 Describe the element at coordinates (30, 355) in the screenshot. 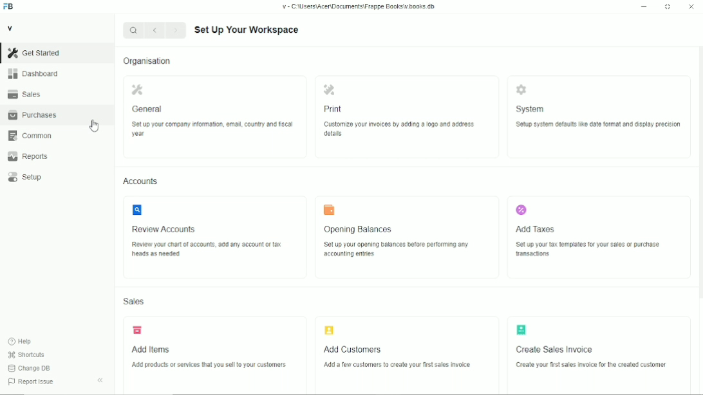

I see `Shortcuts` at that location.